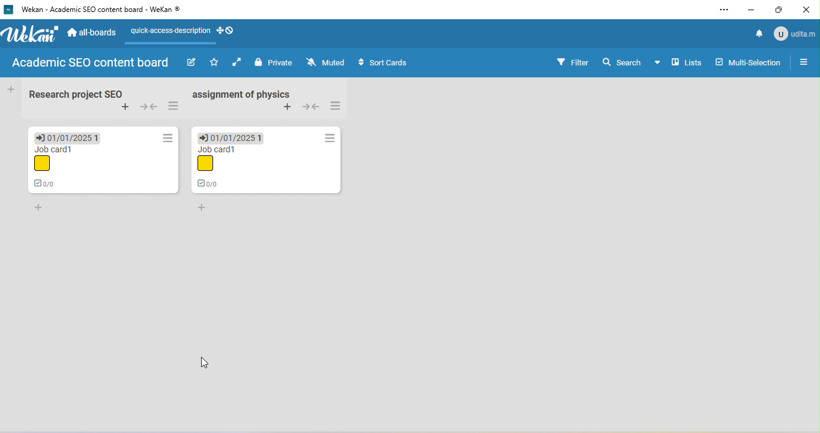 The image size is (820, 433). Describe the element at coordinates (287, 107) in the screenshot. I see `add` at that location.